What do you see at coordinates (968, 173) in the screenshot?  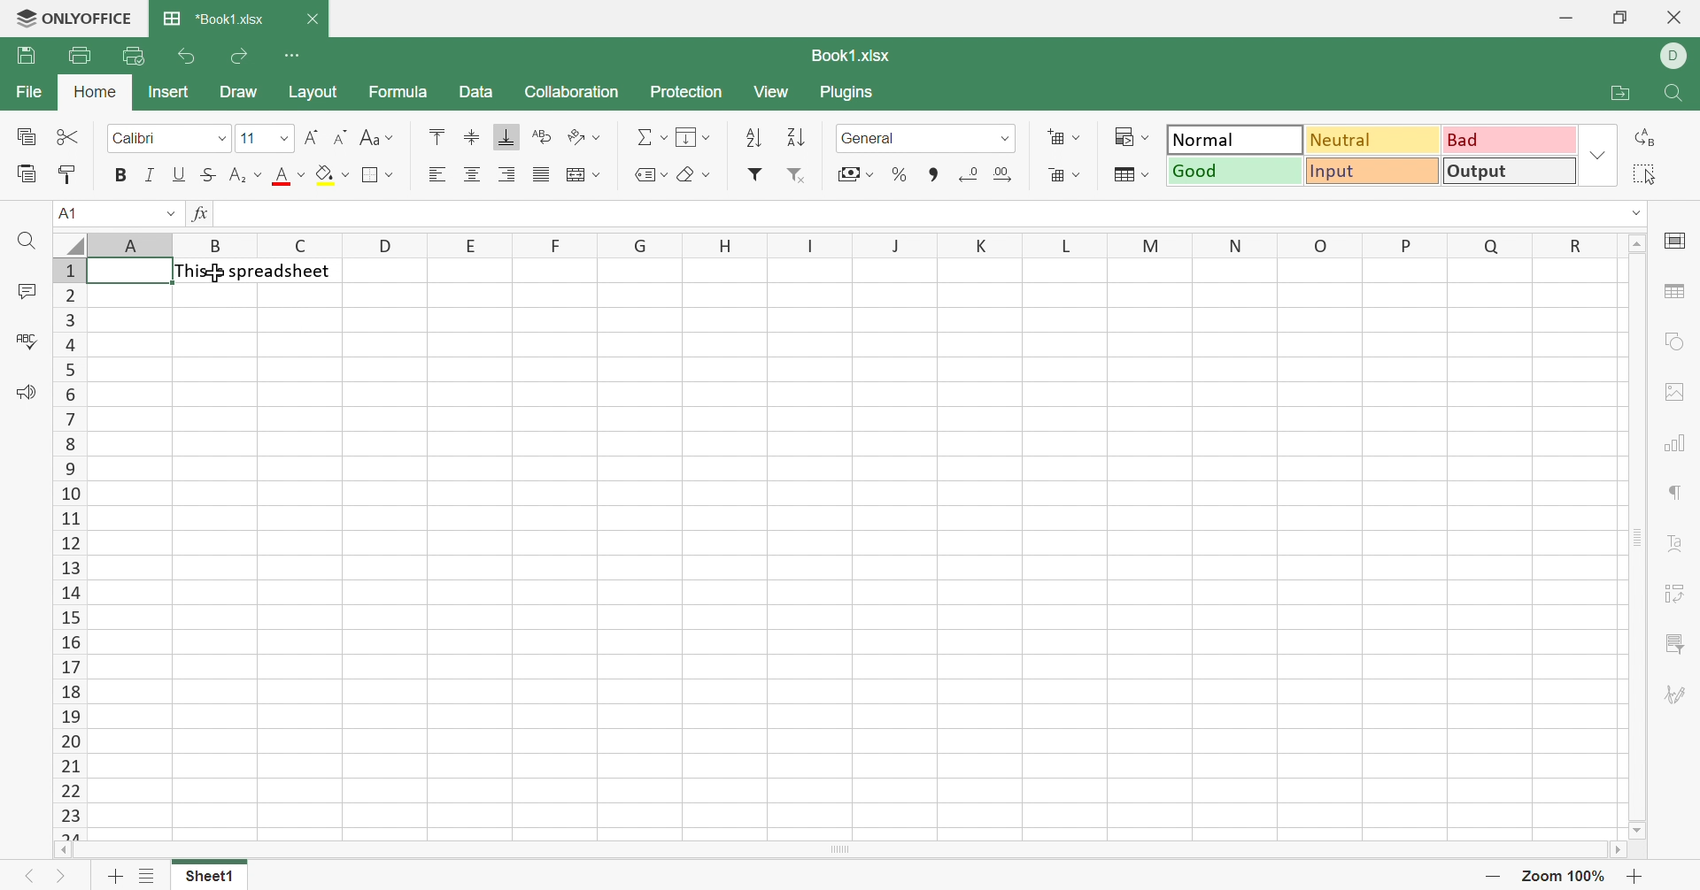 I see `Decrease decimal` at bounding box center [968, 173].